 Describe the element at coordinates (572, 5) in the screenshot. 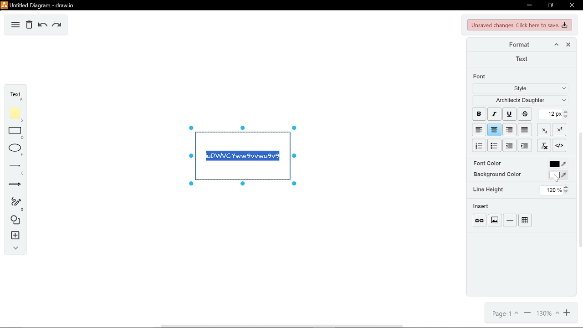

I see `close` at that location.